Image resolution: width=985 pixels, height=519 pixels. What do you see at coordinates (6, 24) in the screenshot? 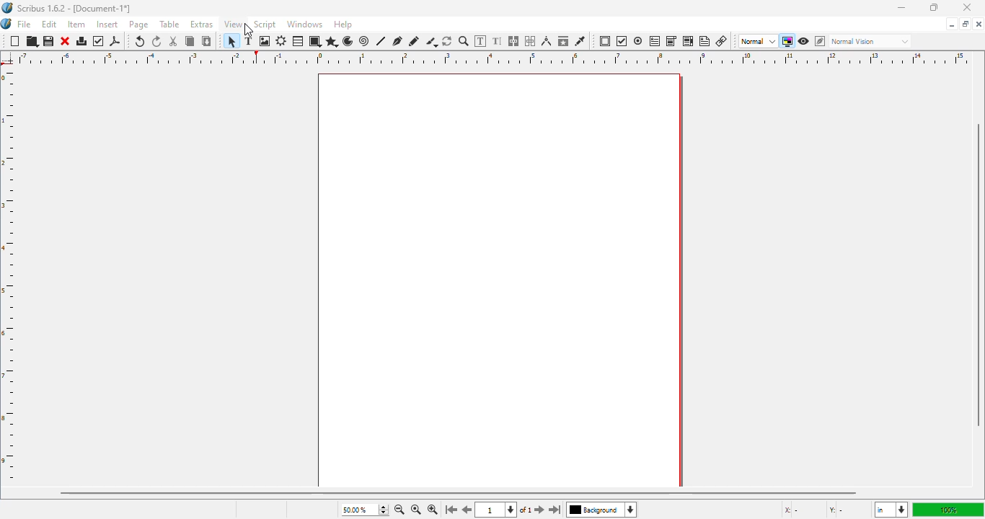
I see `logo` at bounding box center [6, 24].